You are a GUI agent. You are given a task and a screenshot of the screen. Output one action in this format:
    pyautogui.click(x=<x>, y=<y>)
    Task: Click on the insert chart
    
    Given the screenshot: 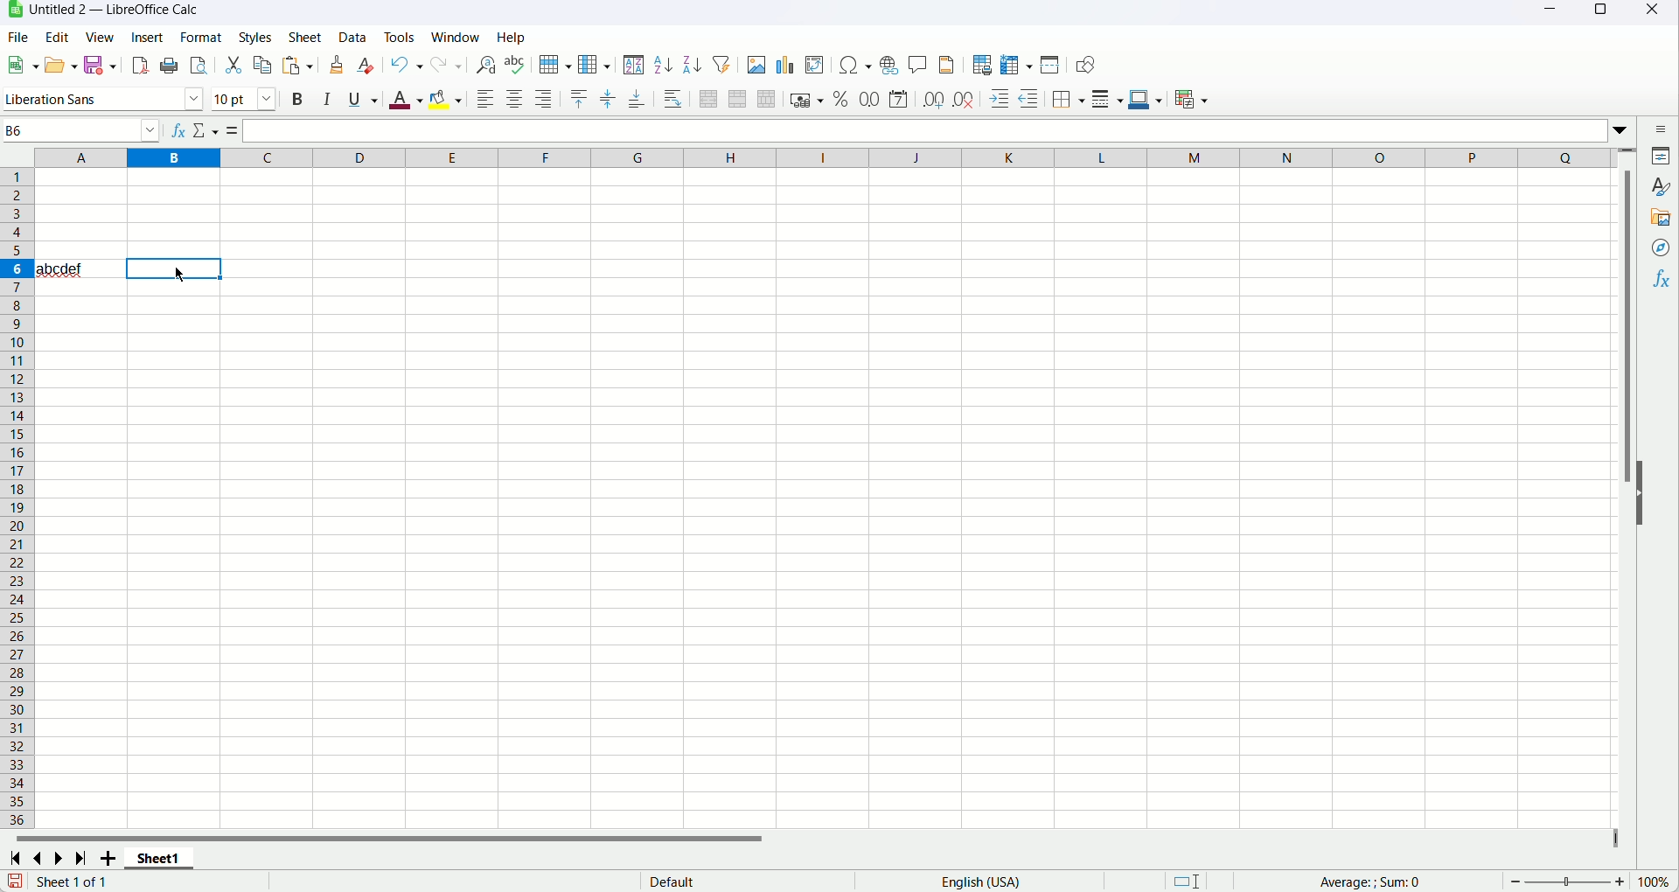 What is the action you would take?
    pyautogui.click(x=784, y=66)
    